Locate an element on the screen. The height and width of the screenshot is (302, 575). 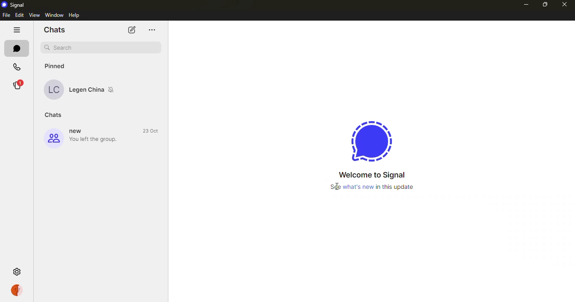
Legen China is located at coordinates (87, 89).